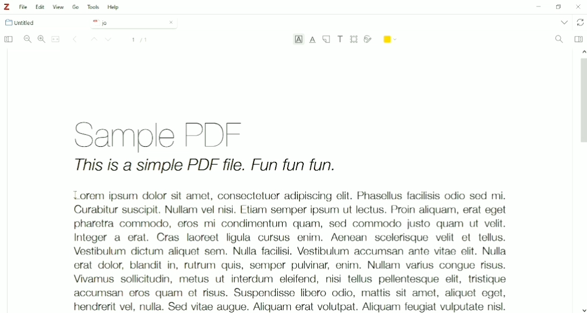  Describe the element at coordinates (578, 39) in the screenshot. I see `Toggle Context Pane` at that location.